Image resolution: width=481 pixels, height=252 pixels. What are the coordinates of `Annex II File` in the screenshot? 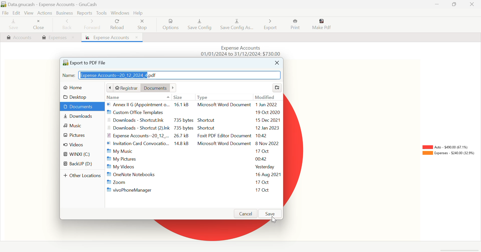 It's located at (193, 105).